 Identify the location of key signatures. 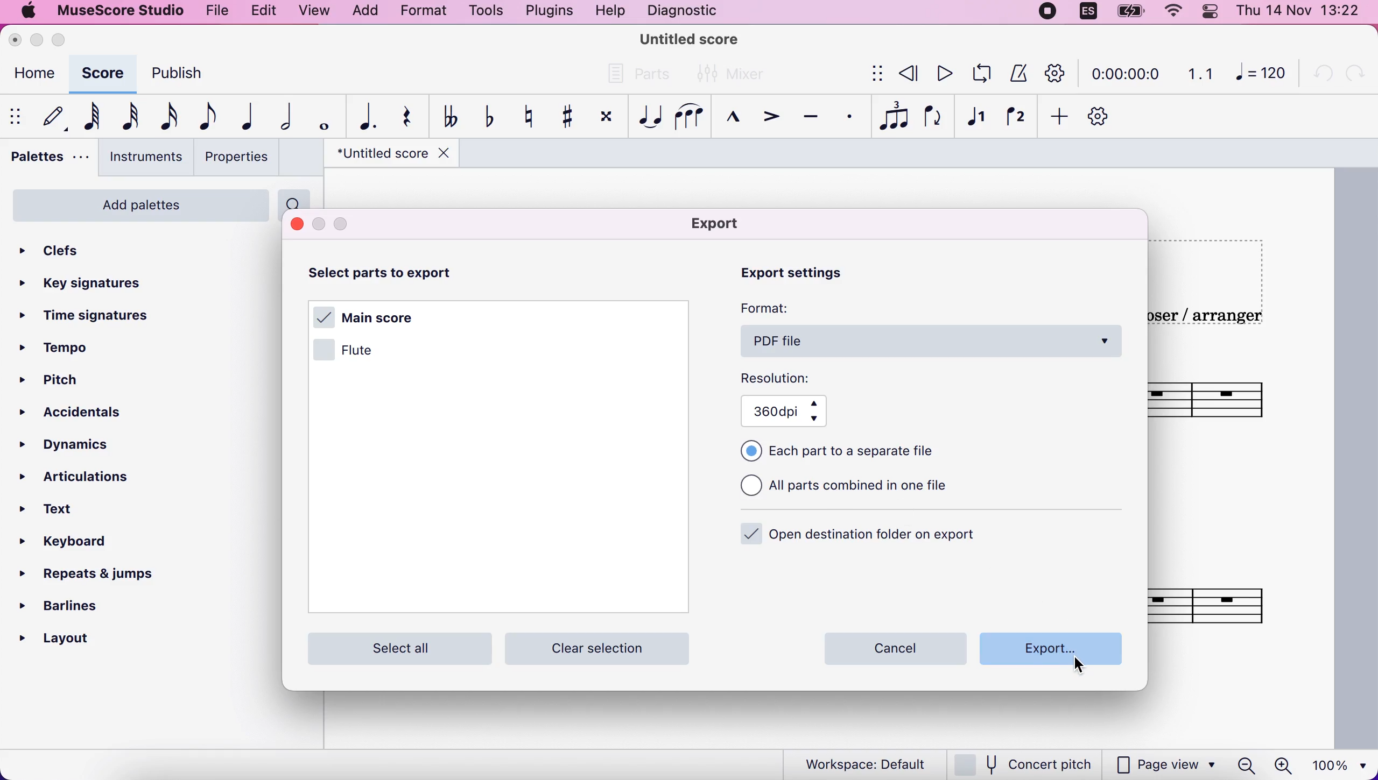
(89, 285).